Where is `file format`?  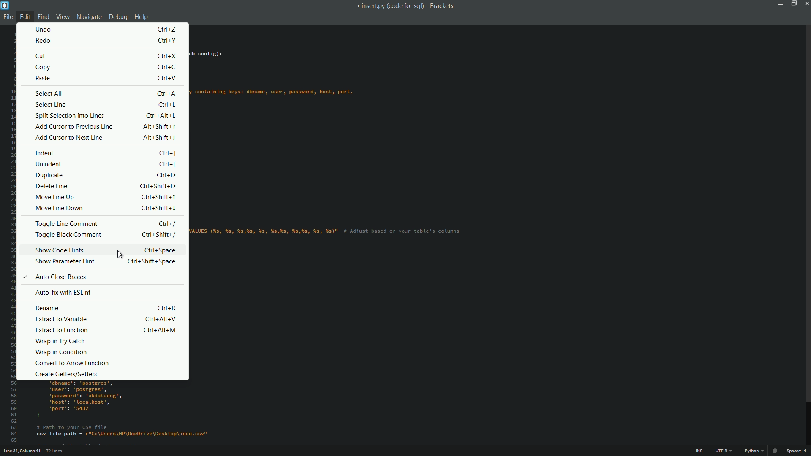
file format is located at coordinates (756, 451).